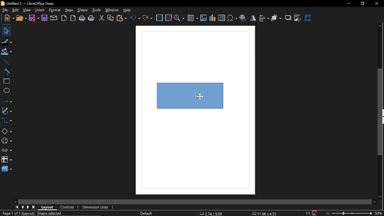 The width and height of the screenshot is (384, 216). I want to click on fill line, so click(7, 41).